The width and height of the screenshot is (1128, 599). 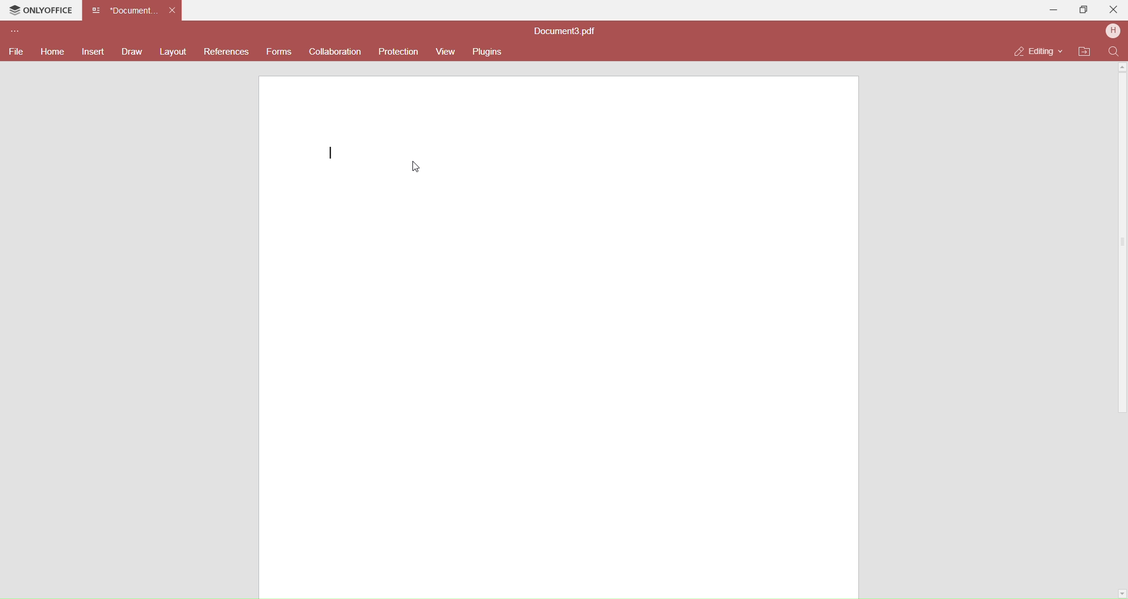 What do you see at coordinates (397, 52) in the screenshot?
I see `Protection` at bounding box center [397, 52].